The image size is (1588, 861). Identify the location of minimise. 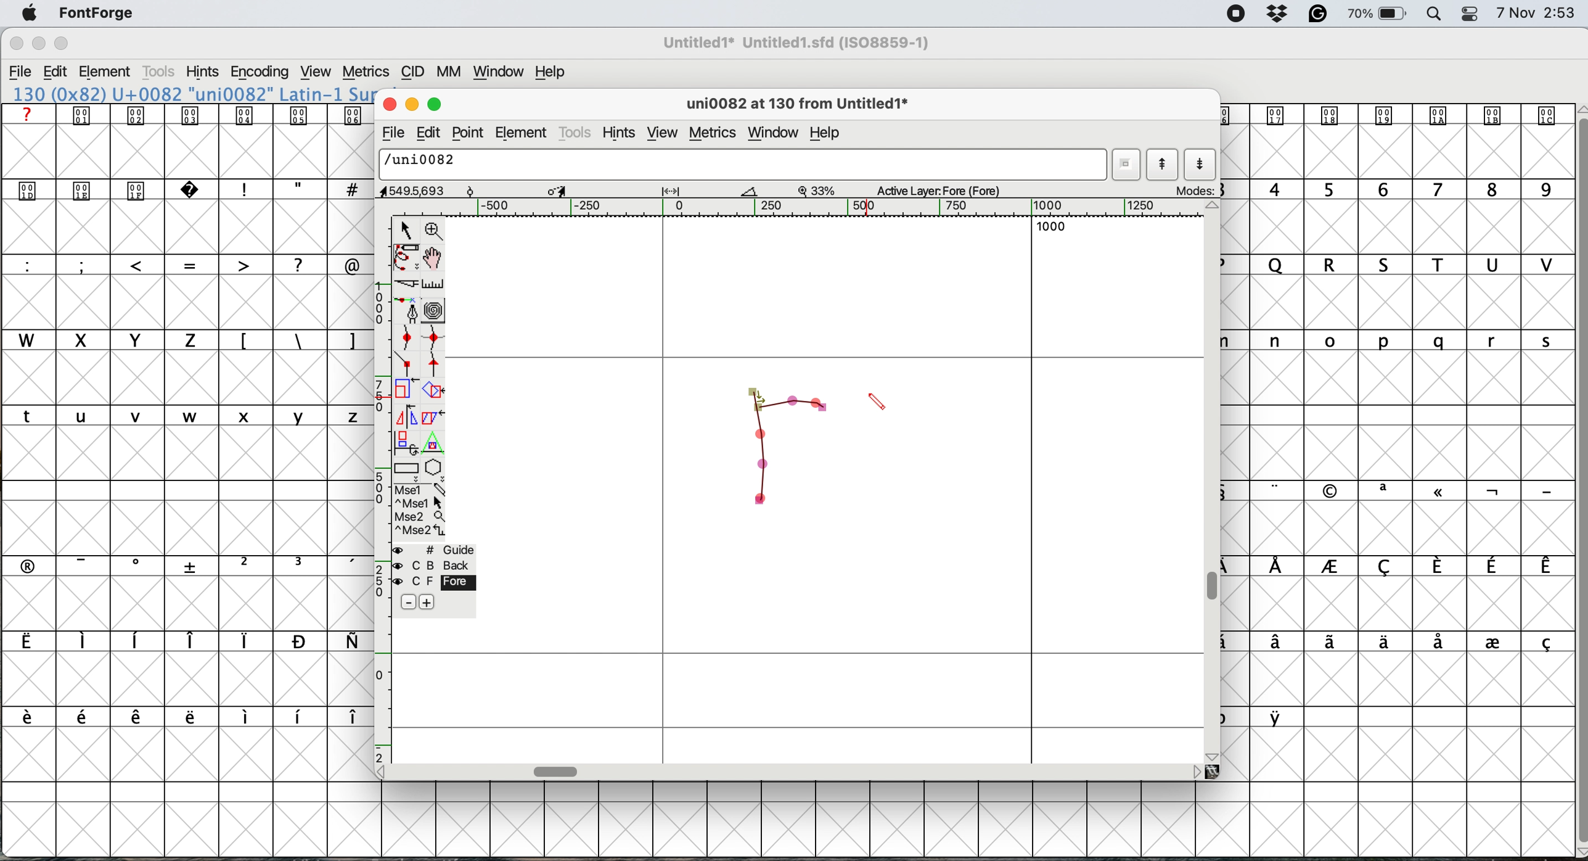
(412, 105).